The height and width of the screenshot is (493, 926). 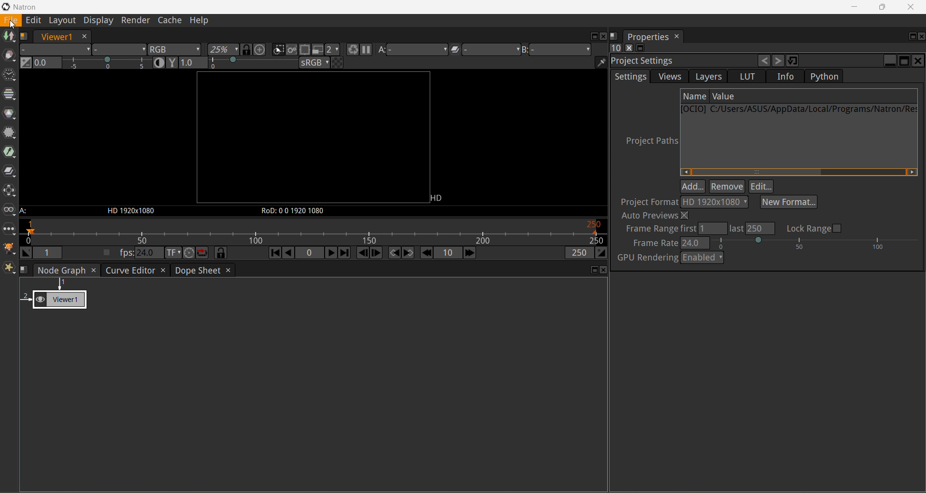 What do you see at coordinates (10, 230) in the screenshot?
I see `Other` at bounding box center [10, 230].